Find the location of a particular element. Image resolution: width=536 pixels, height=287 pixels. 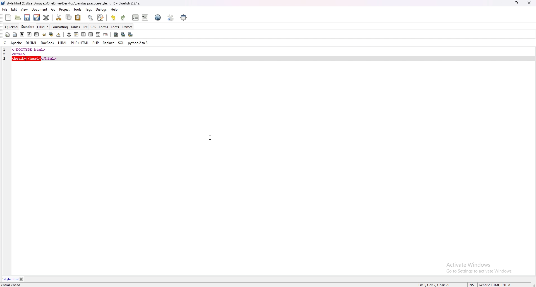

save as is located at coordinates (37, 18).